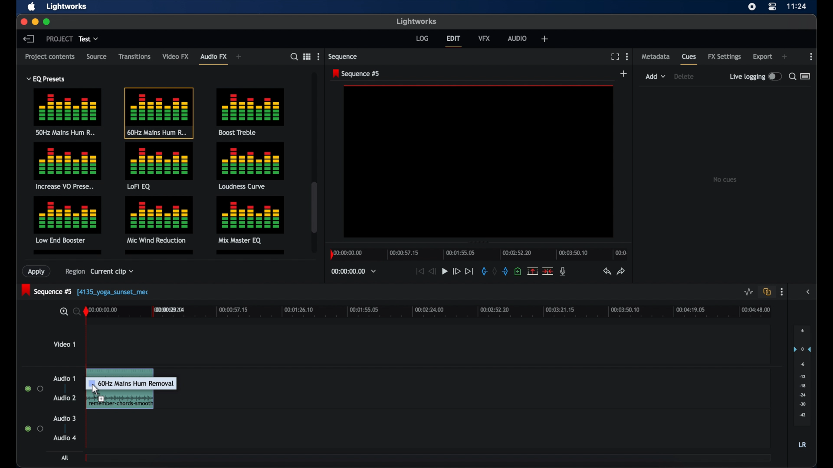 The width and height of the screenshot is (833, 468). Describe the element at coordinates (251, 166) in the screenshot. I see `loudness curve` at that location.